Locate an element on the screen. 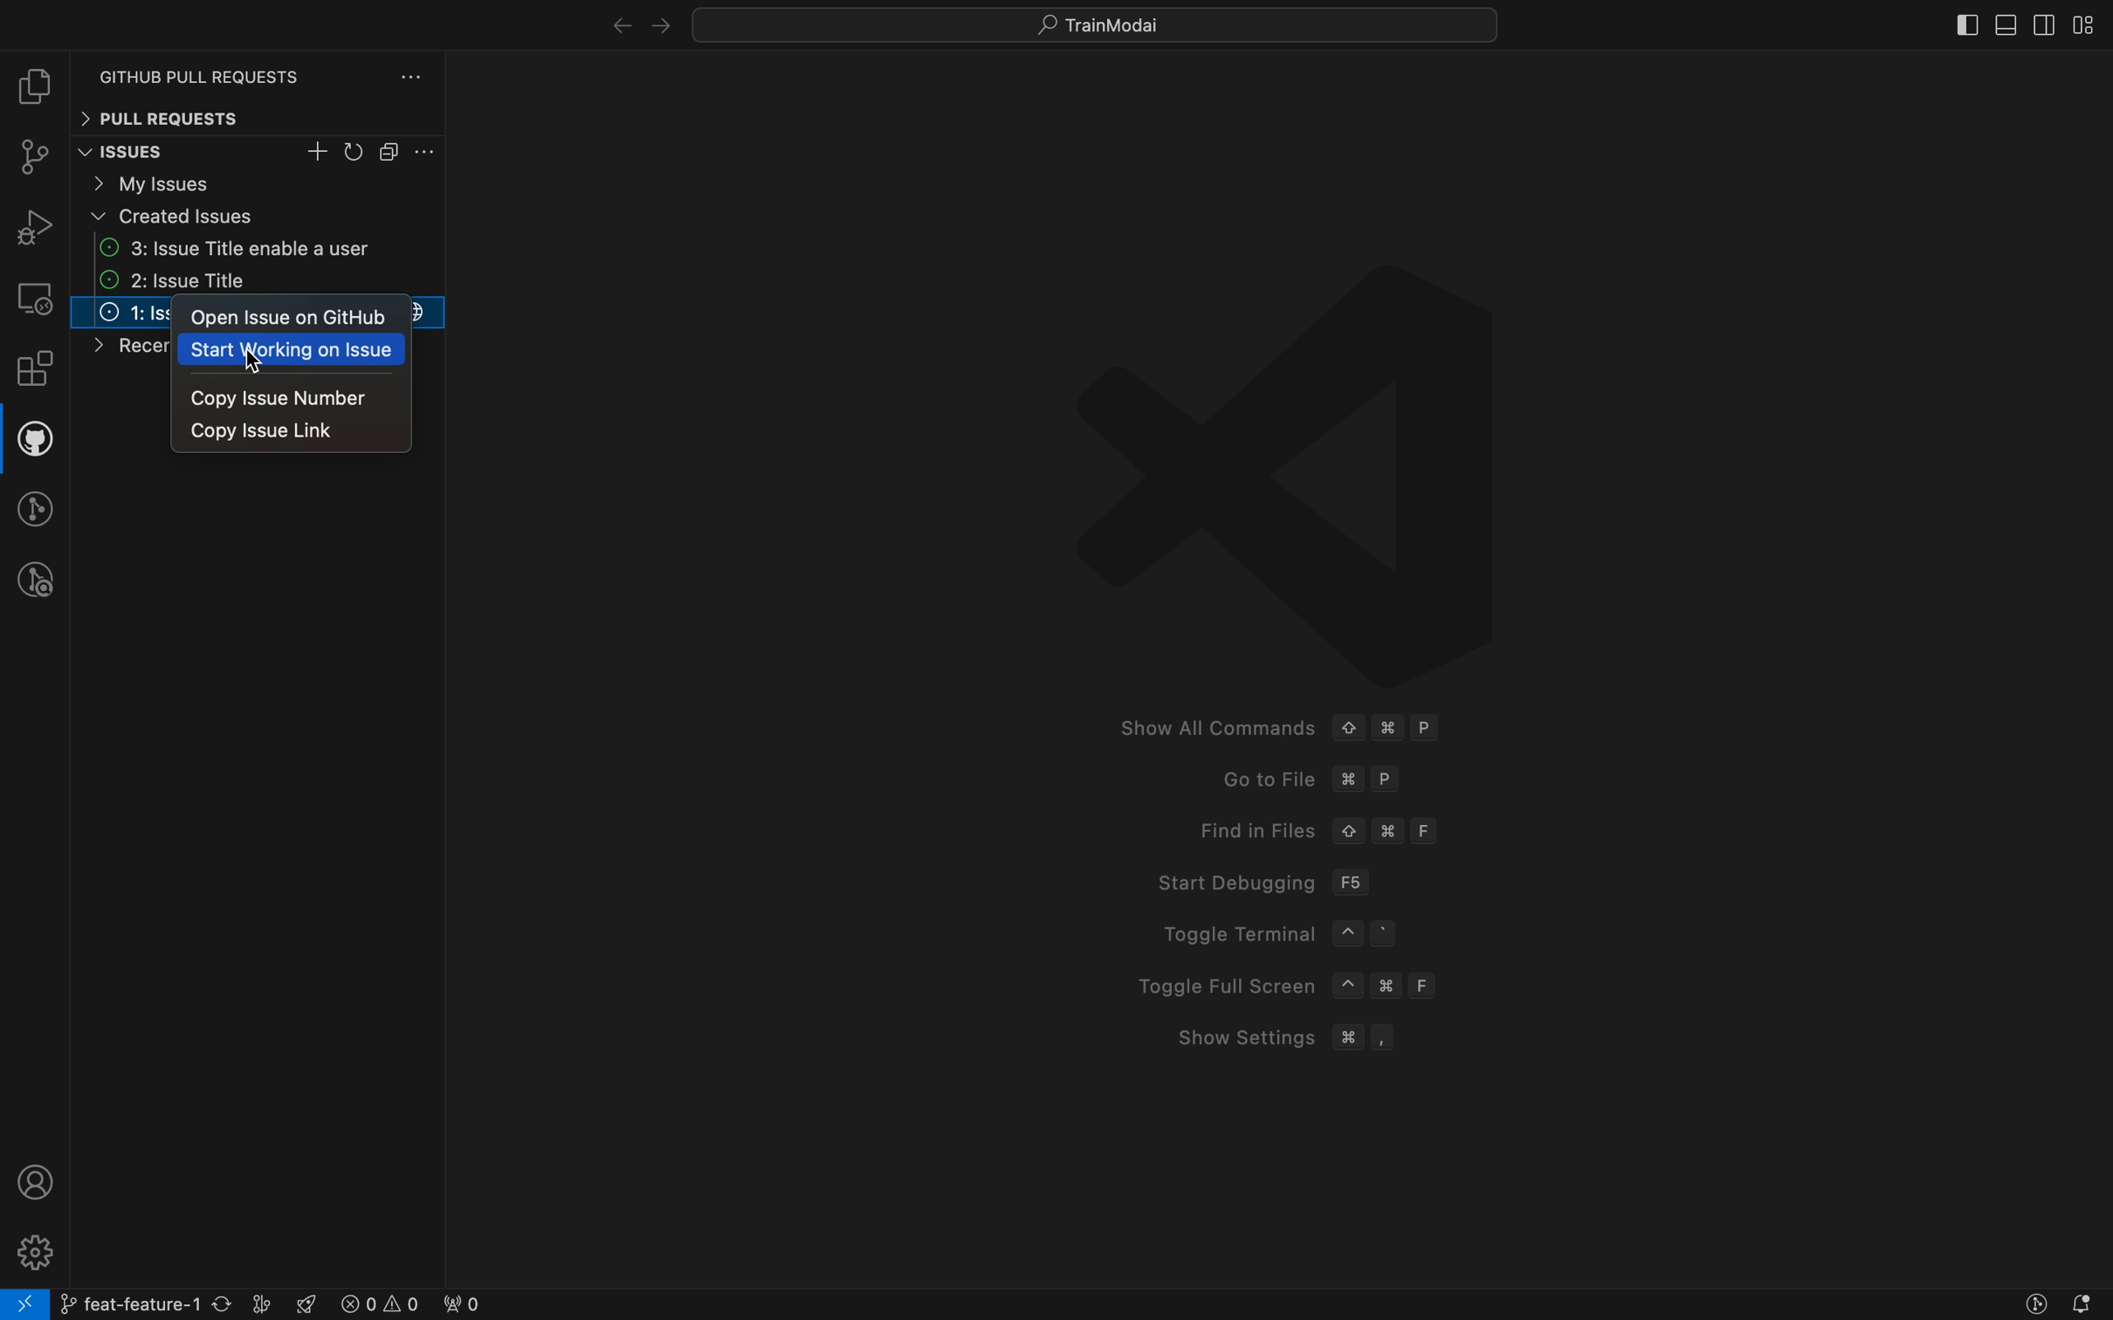 The image size is (2113, 1320). issues list is located at coordinates (260, 282).